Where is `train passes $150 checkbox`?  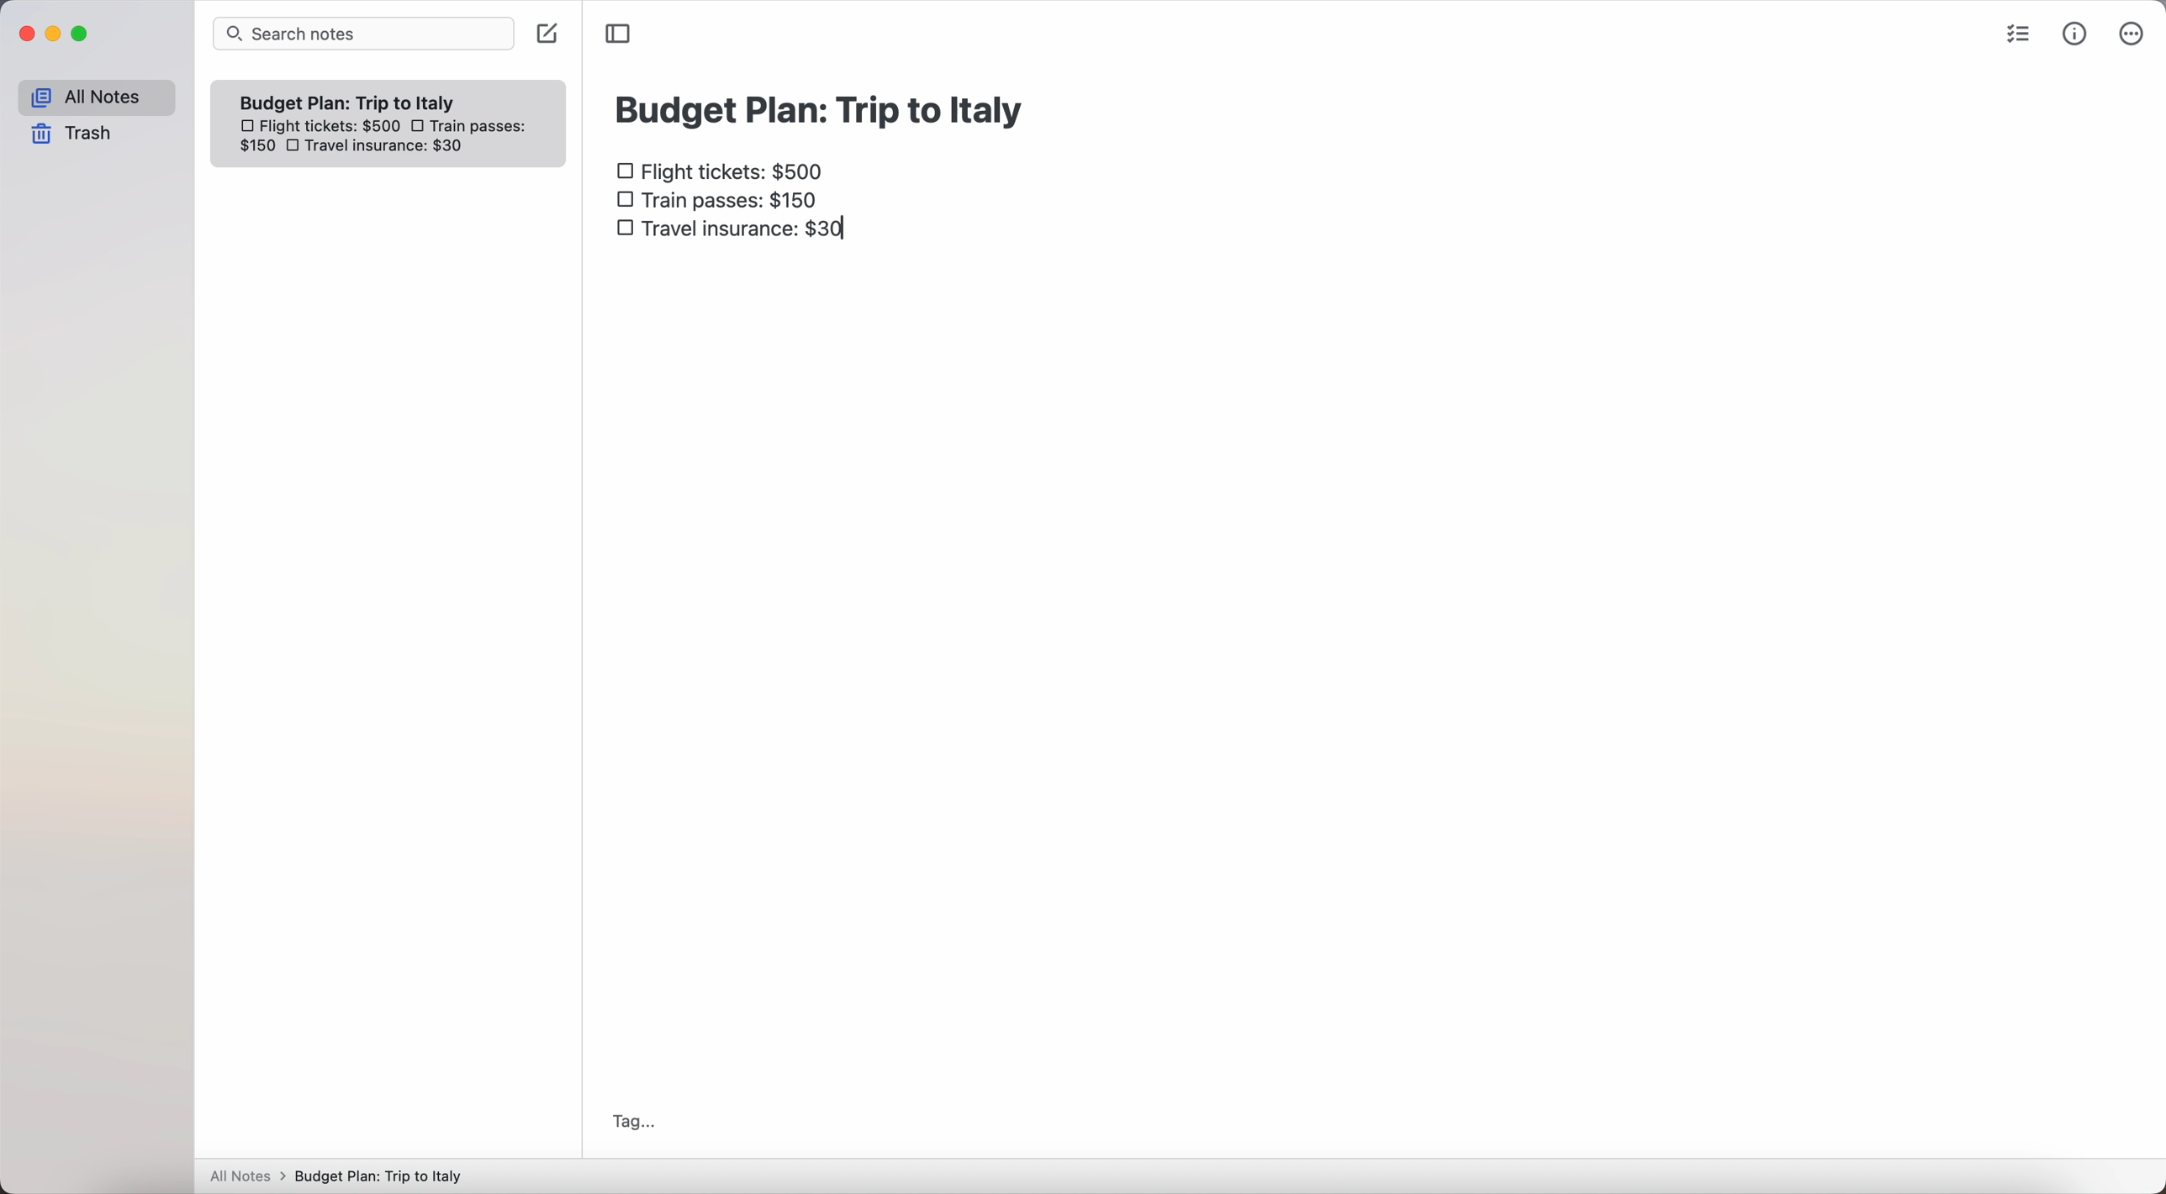 train passes $150 checkbox is located at coordinates (719, 204).